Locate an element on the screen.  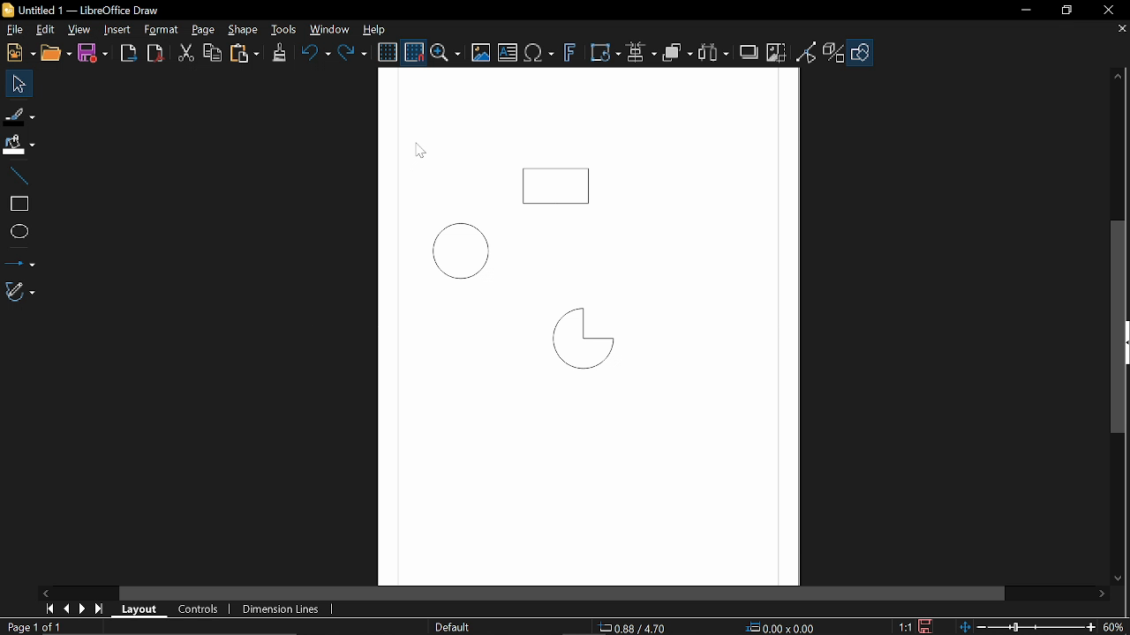
Minimize is located at coordinates (1025, 10).